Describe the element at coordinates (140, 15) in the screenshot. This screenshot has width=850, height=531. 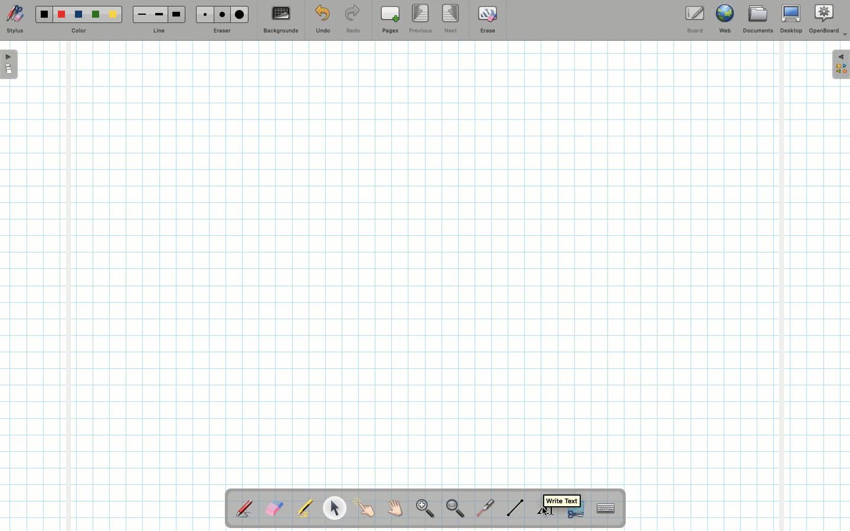
I see `Small line` at that location.